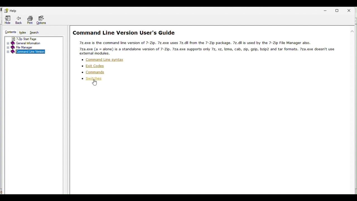 The image size is (357, 201). Describe the element at coordinates (35, 33) in the screenshot. I see `Search` at that location.